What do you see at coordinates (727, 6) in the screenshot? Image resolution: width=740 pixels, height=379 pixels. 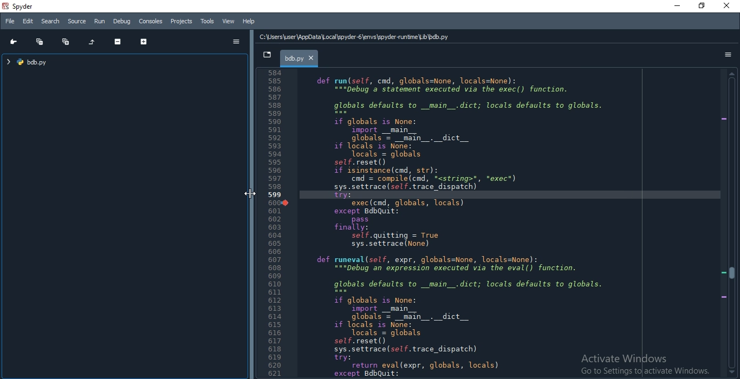 I see `close` at bounding box center [727, 6].